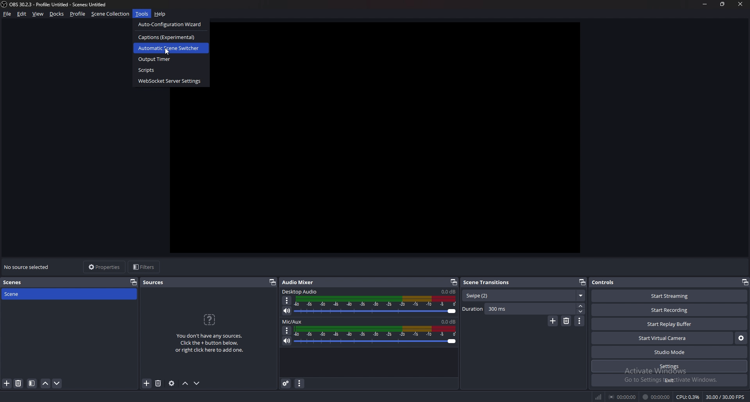 Image resolution: width=750 pixels, height=402 pixels. What do you see at coordinates (172, 24) in the screenshot?
I see `auto configuration wizard` at bounding box center [172, 24].